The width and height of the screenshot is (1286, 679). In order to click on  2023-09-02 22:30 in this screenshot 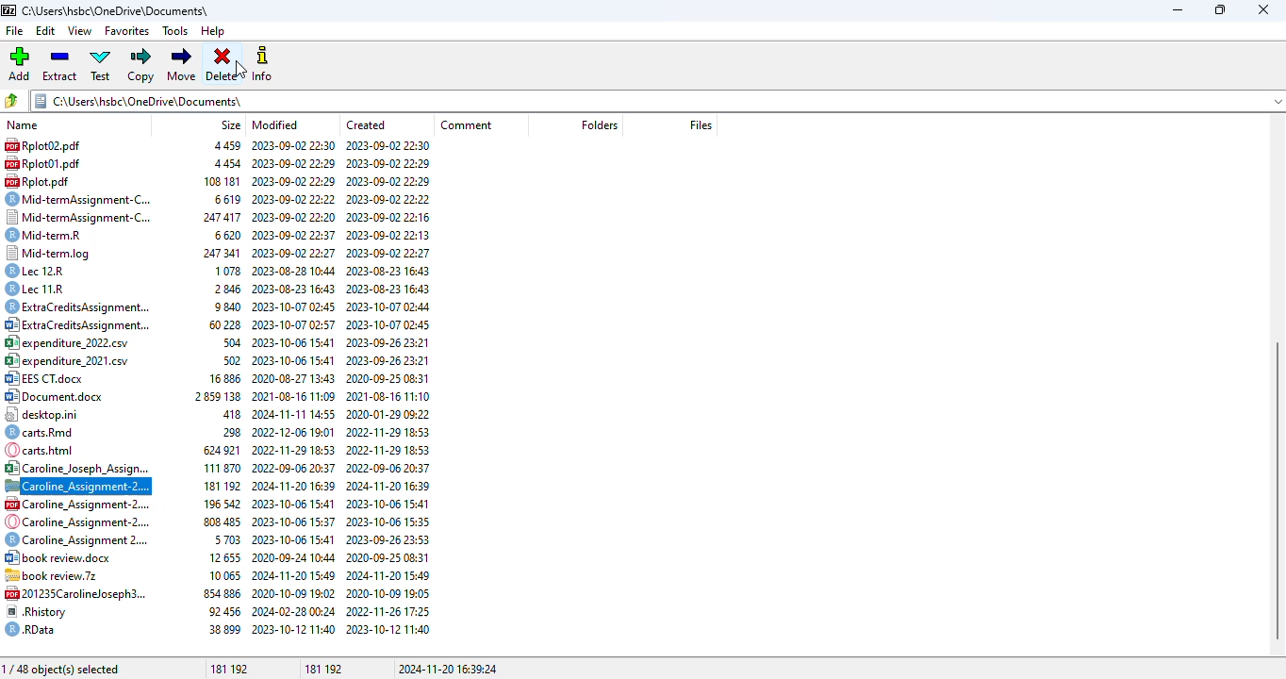, I will do `click(389, 145)`.